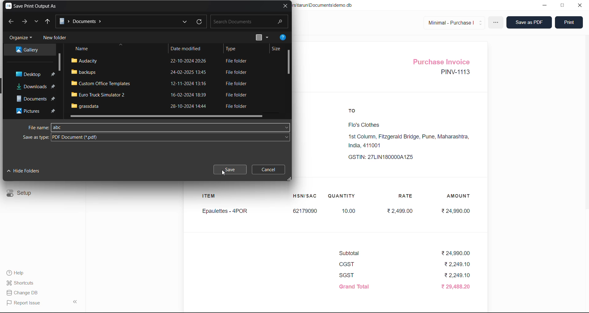  What do you see at coordinates (187, 49) in the screenshot?
I see `Date modified` at bounding box center [187, 49].